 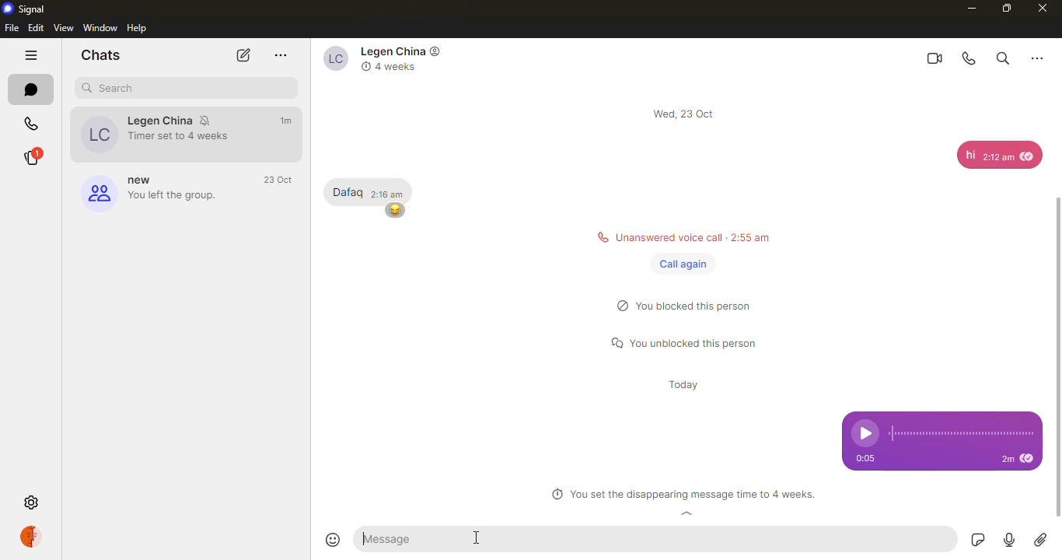 I want to click on window, so click(x=101, y=27).